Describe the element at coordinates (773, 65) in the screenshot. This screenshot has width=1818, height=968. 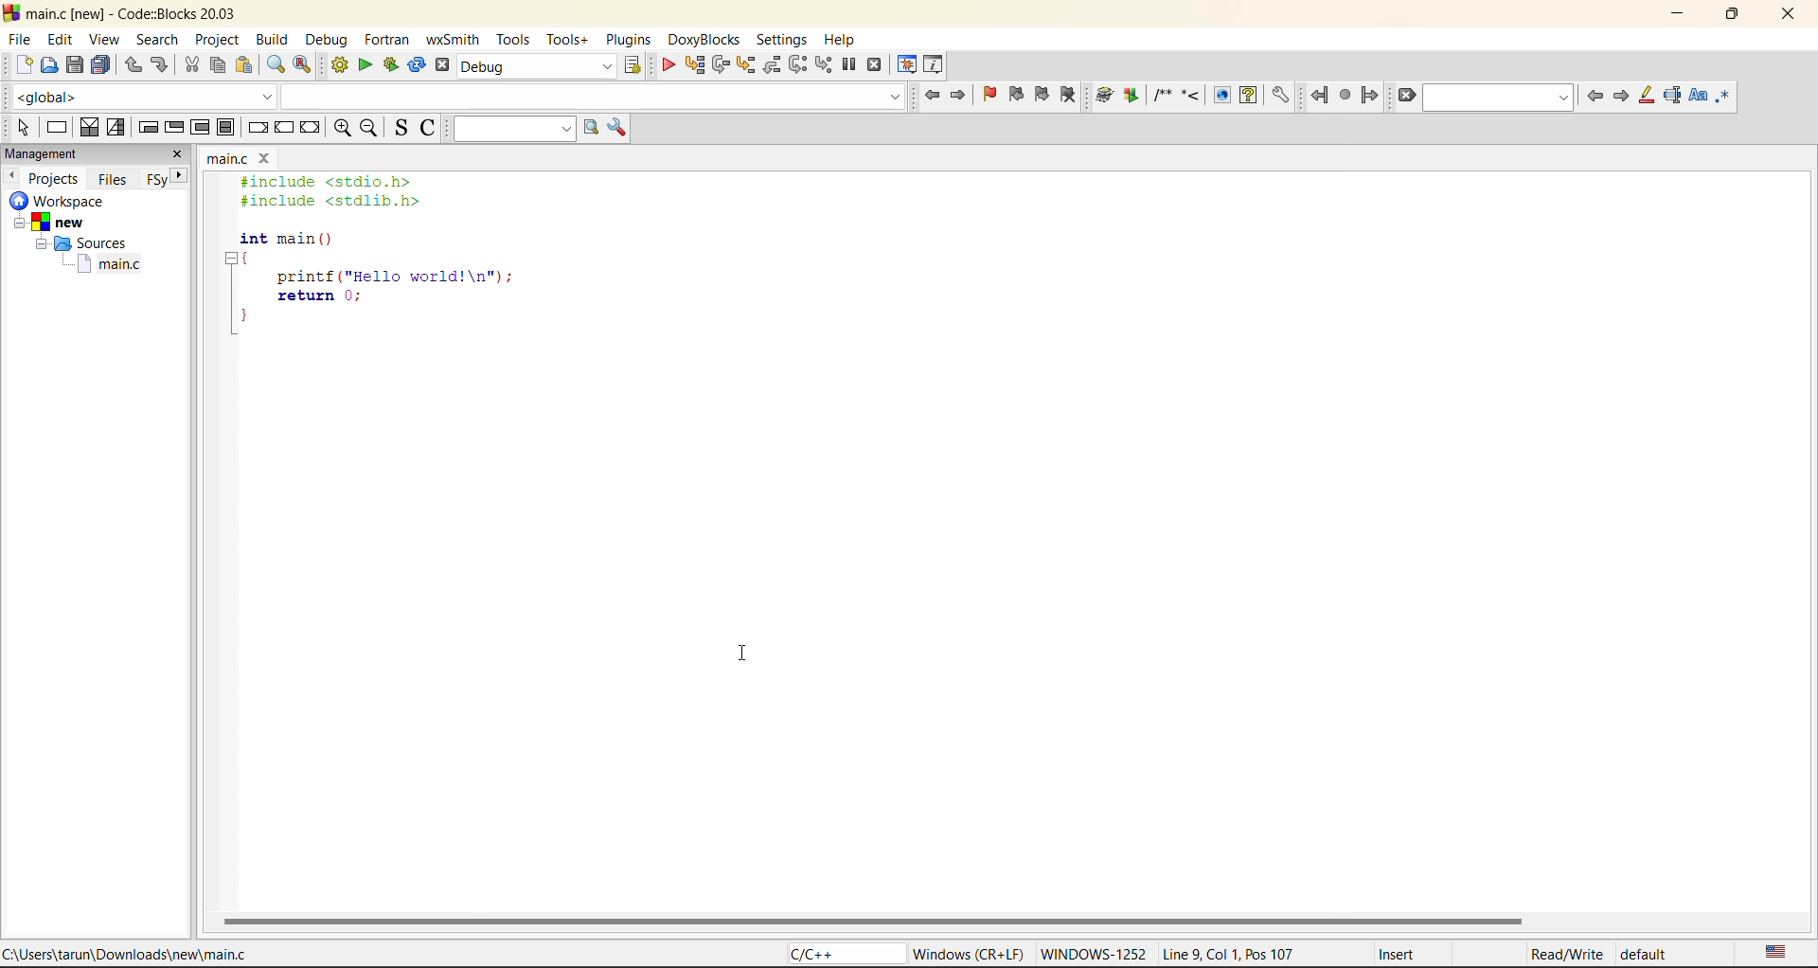
I see `step out` at that location.